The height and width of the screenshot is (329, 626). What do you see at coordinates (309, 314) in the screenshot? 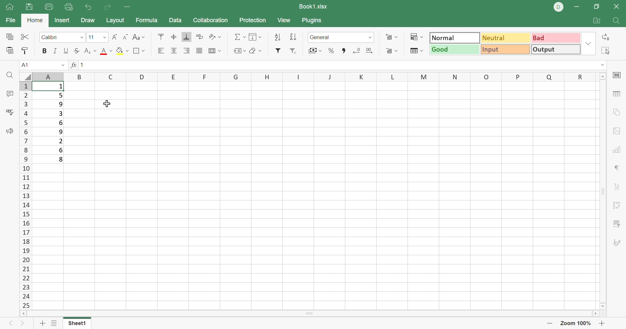
I see `Scroll Bar` at bounding box center [309, 314].